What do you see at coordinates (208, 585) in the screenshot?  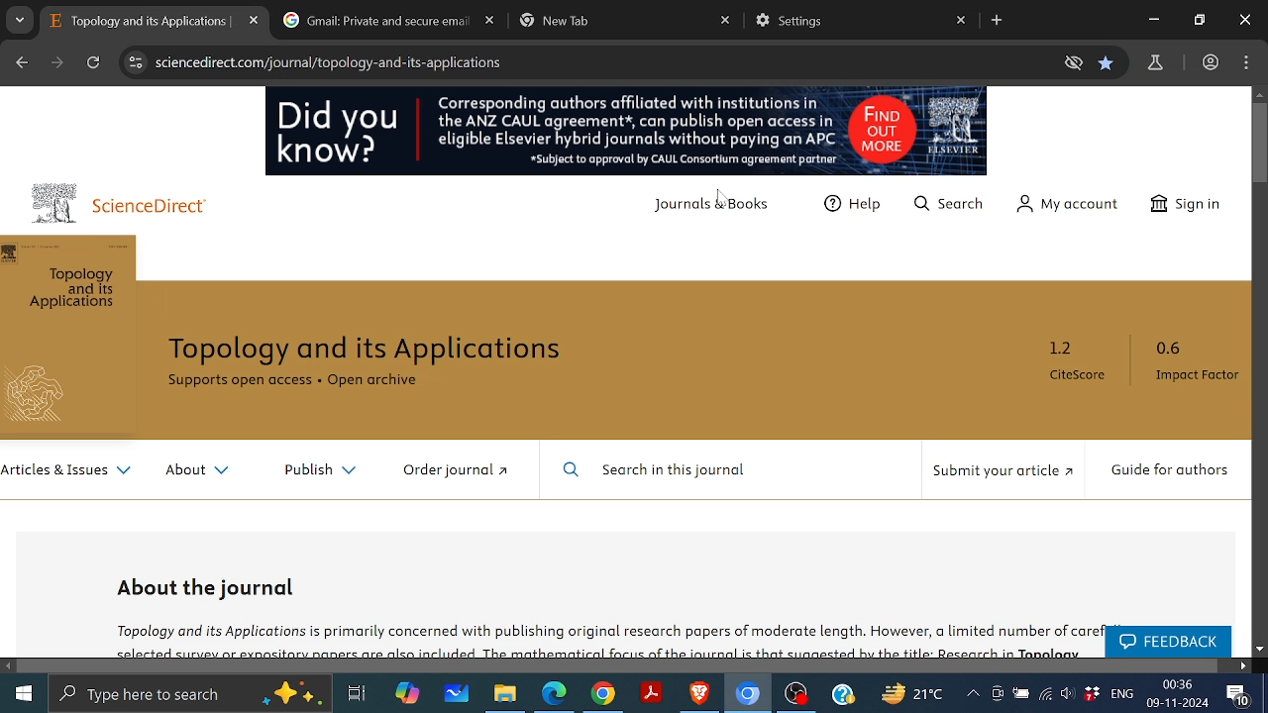 I see `About the journal` at bounding box center [208, 585].